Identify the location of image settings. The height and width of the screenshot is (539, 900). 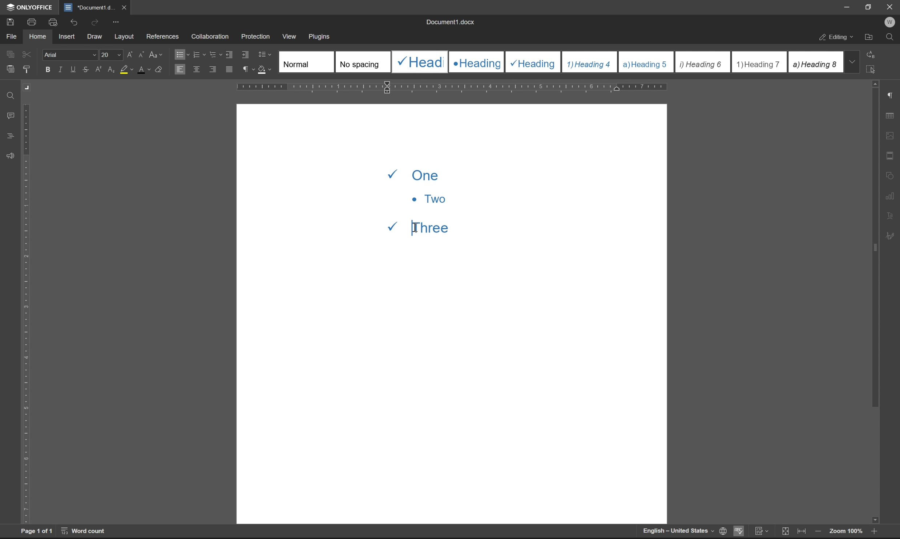
(889, 134).